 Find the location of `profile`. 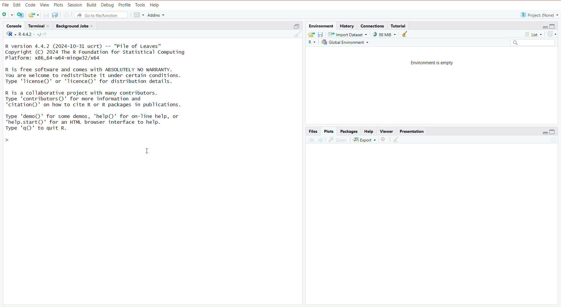

profile is located at coordinates (125, 5).